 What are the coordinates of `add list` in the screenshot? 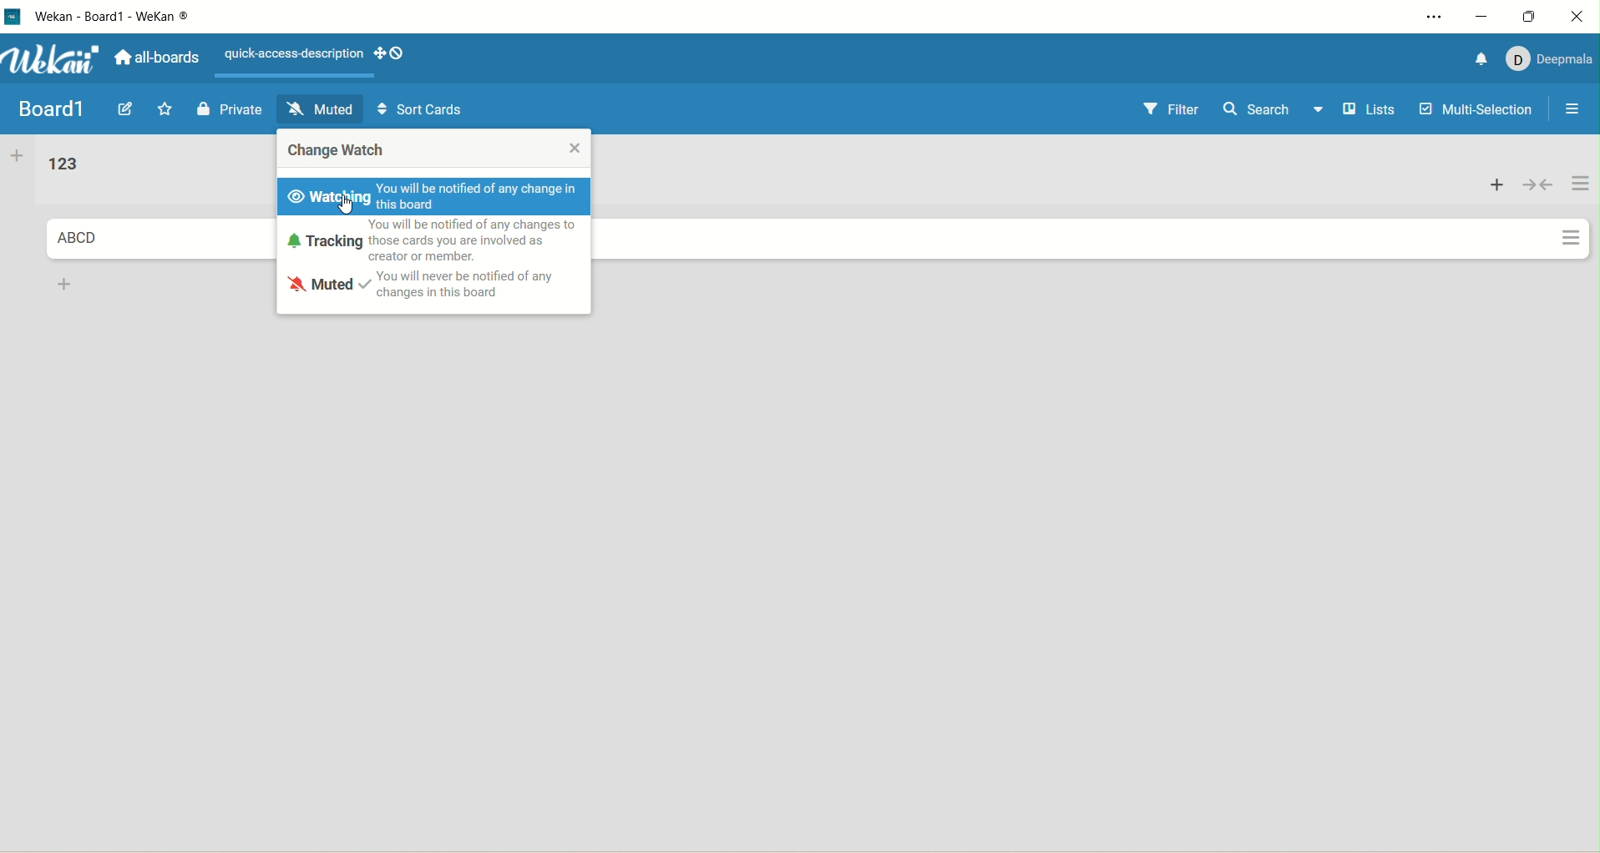 It's located at (17, 158).